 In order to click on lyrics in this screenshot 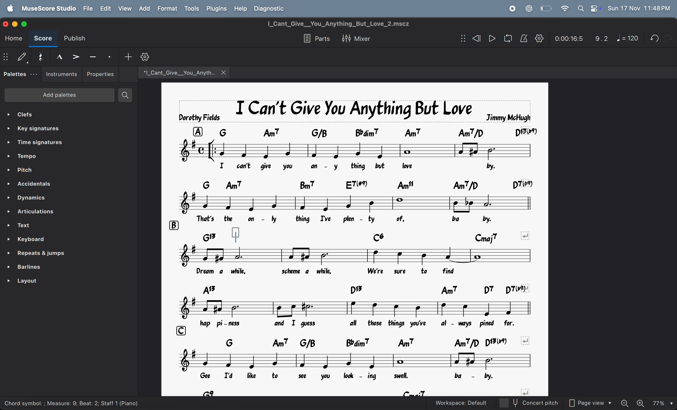, I will do `click(357, 324)`.